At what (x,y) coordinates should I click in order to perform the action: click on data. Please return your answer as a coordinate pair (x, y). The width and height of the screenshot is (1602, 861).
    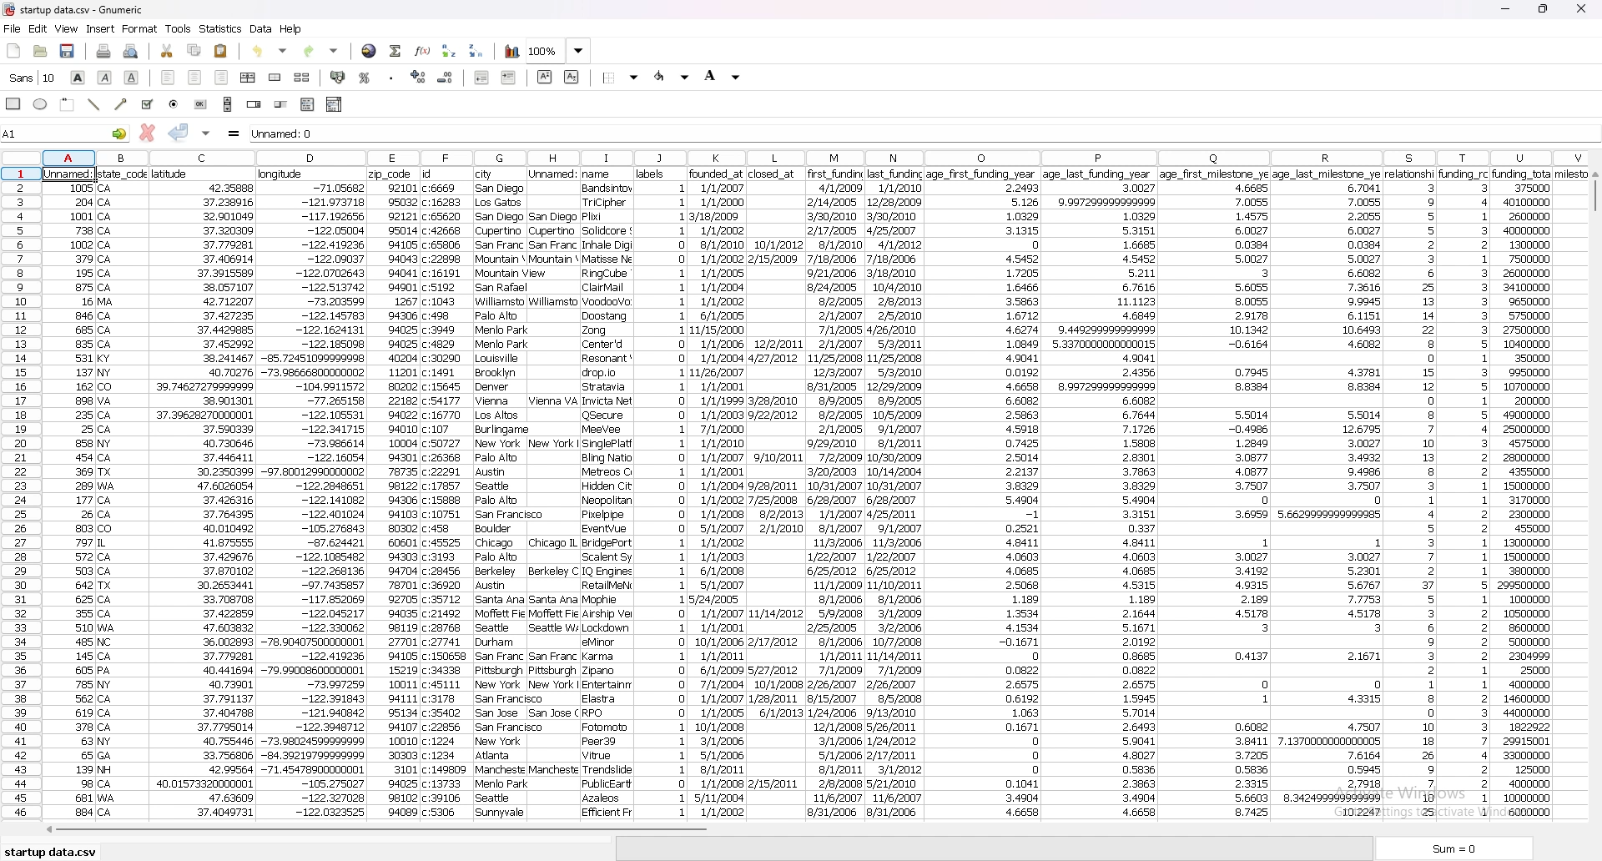
    Looking at the image, I should click on (1098, 494).